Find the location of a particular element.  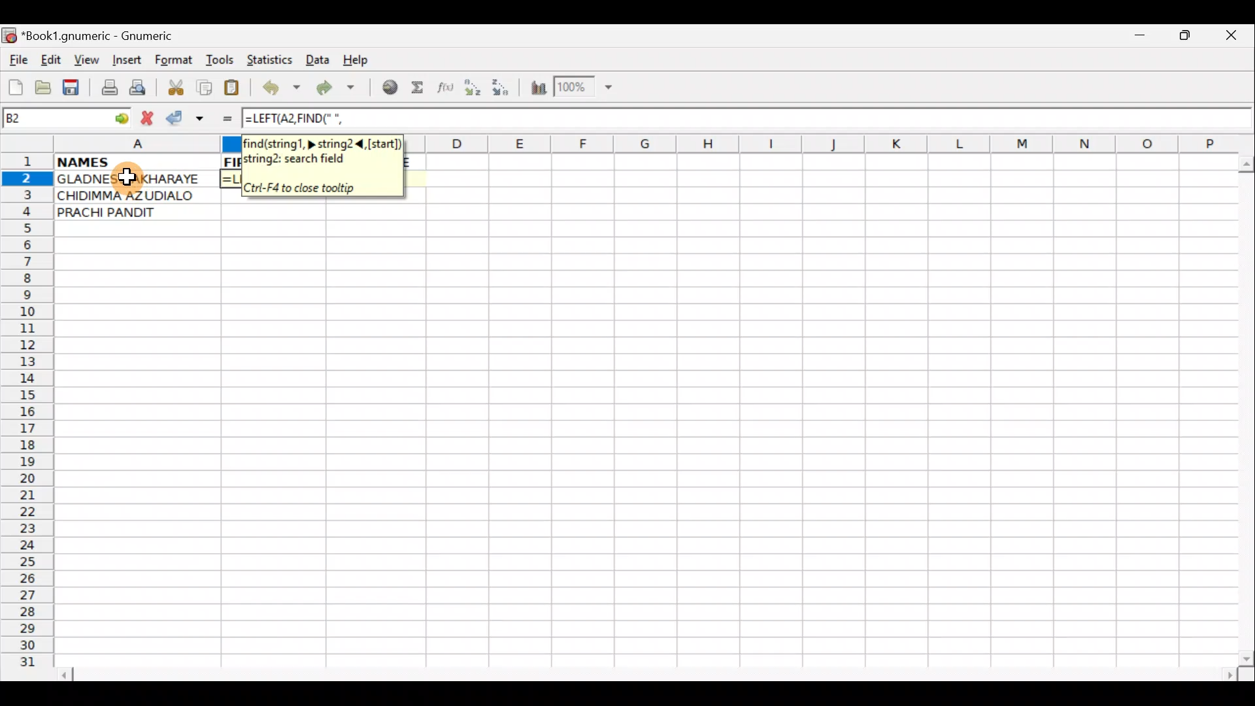

Print file is located at coordinates (106, 89).